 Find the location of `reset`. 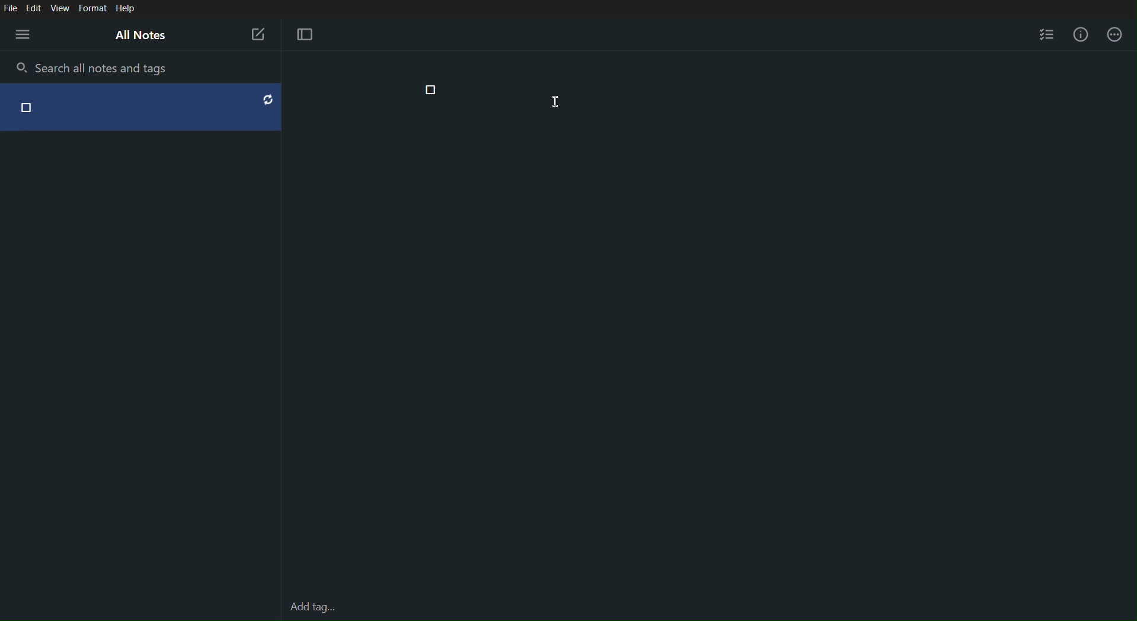

reset is located at coordinates (268, 99).